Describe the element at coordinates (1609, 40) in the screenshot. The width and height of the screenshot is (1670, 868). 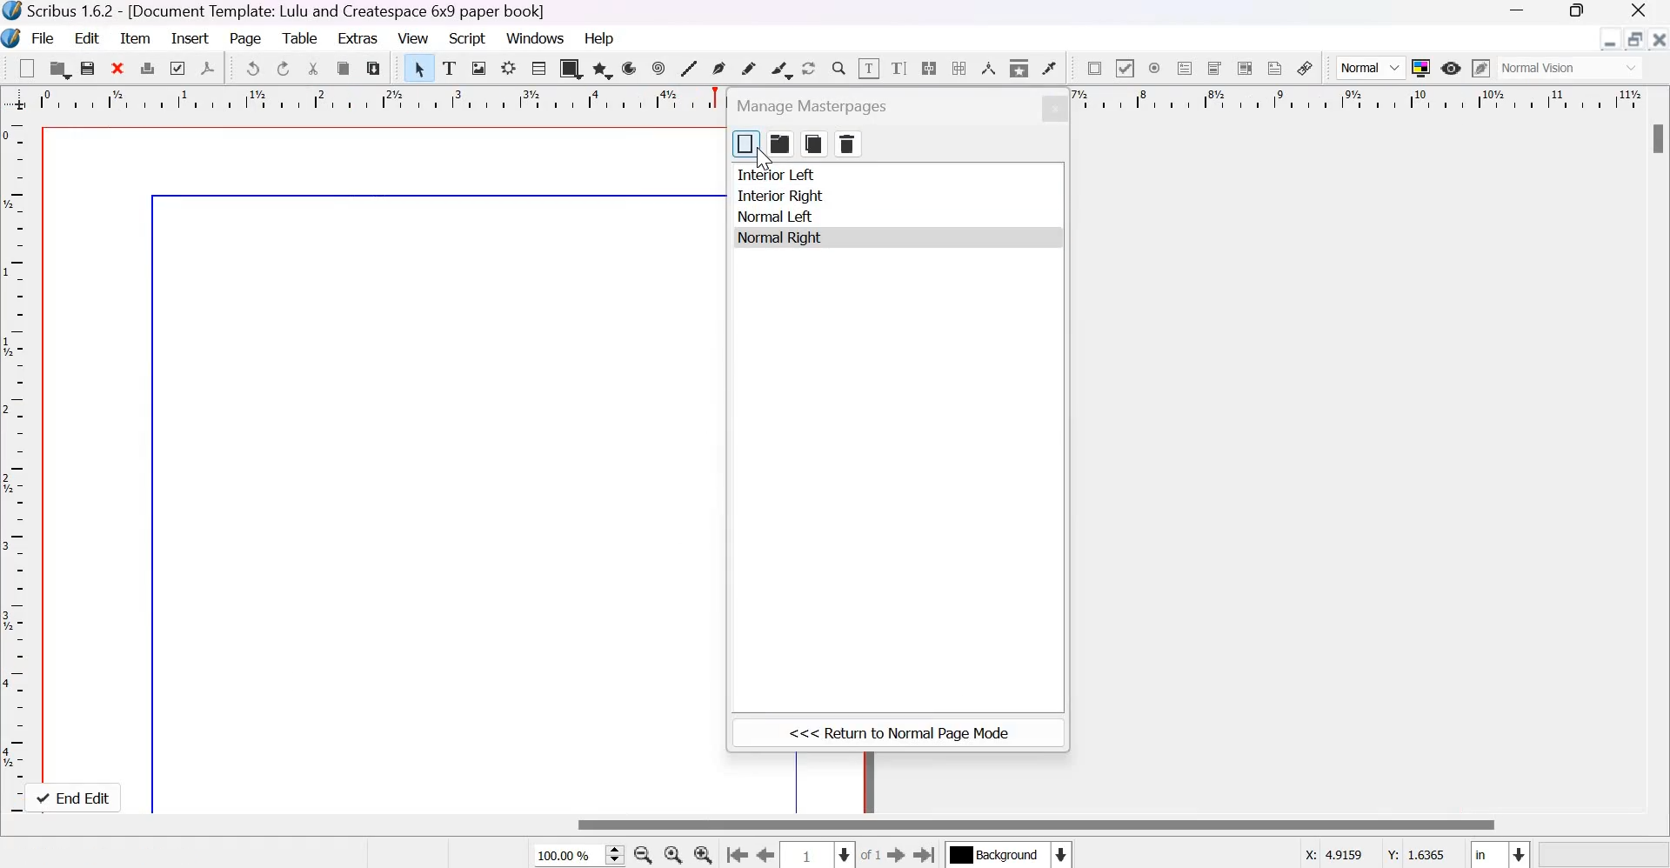
I see `Minimize` at that location.